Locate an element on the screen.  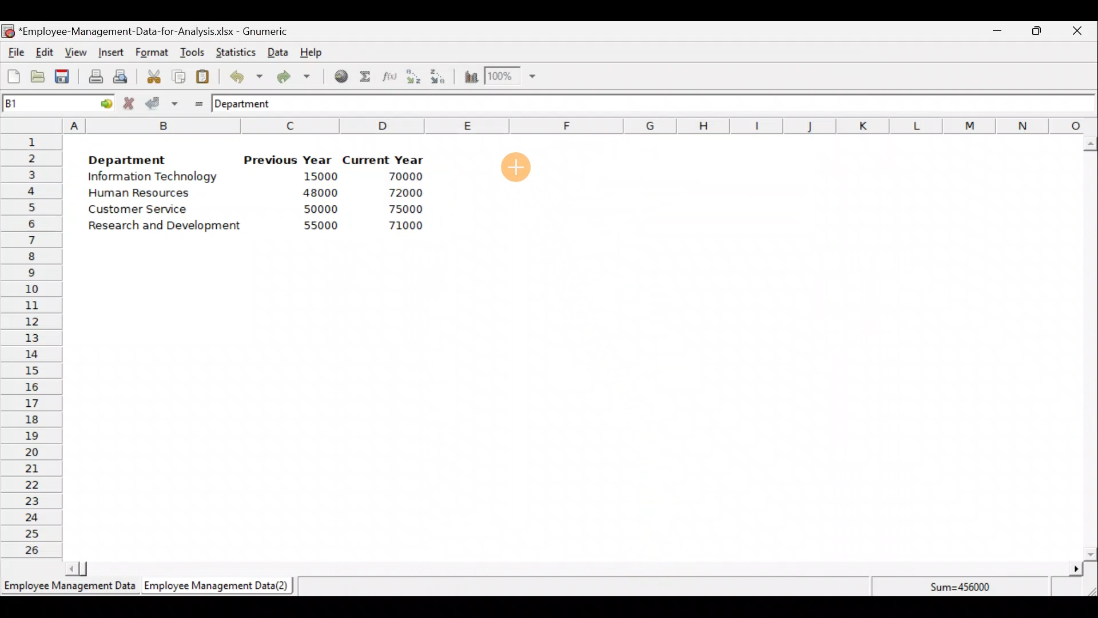
Copy the selection is located at coordinates (178, 74).